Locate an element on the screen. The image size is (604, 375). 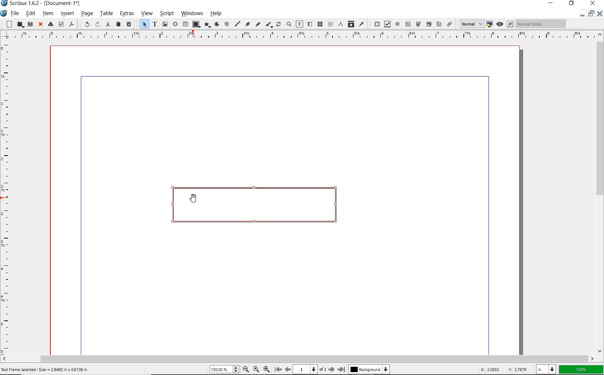
Minimize is located at coordinates (591, 14).